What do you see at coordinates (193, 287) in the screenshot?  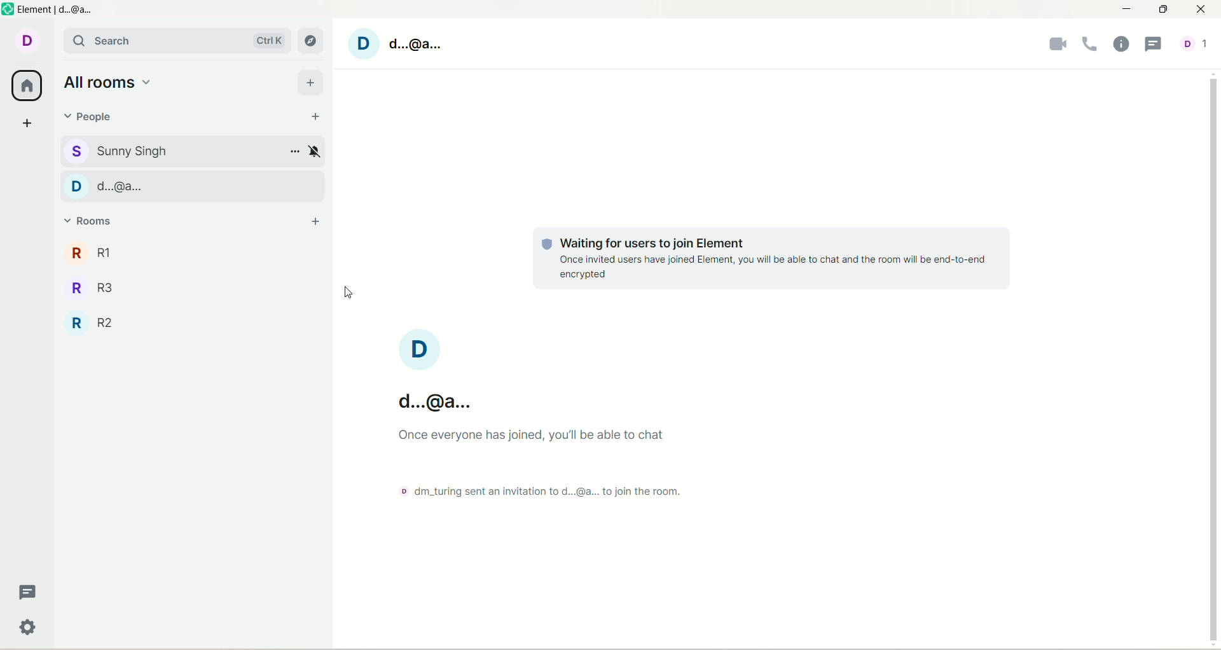 I see `R3` at bounding box center [193, 287].